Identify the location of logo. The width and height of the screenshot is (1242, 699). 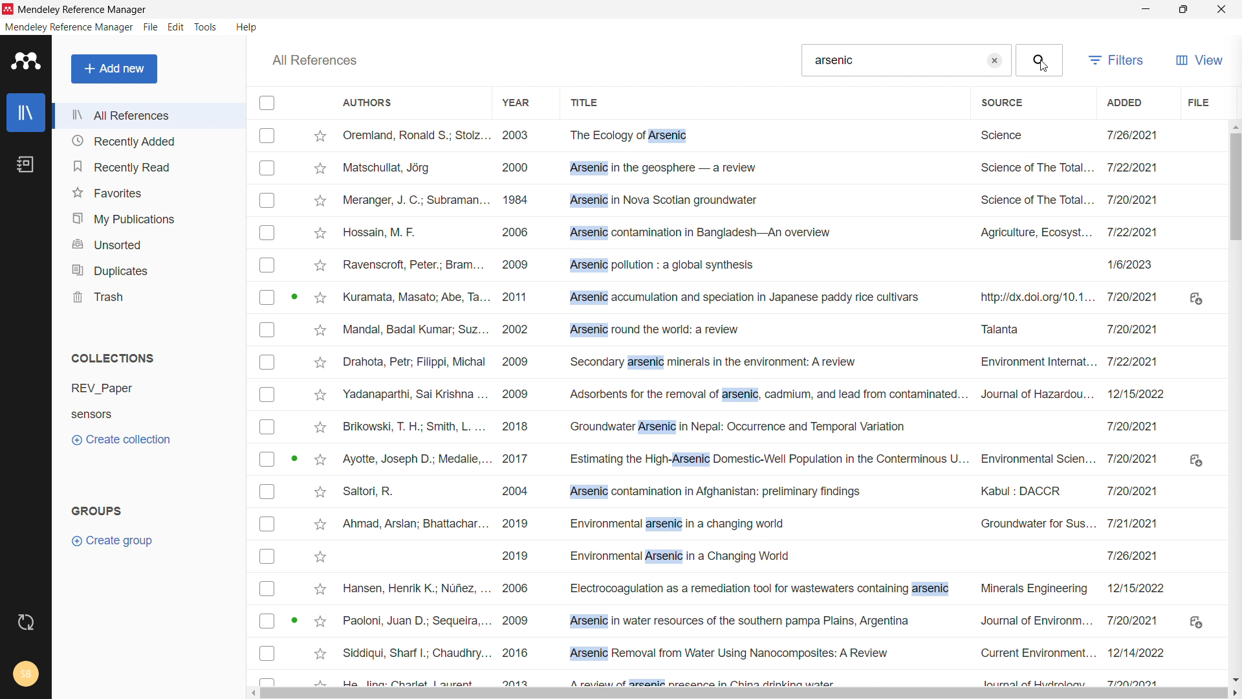
(27, 60).